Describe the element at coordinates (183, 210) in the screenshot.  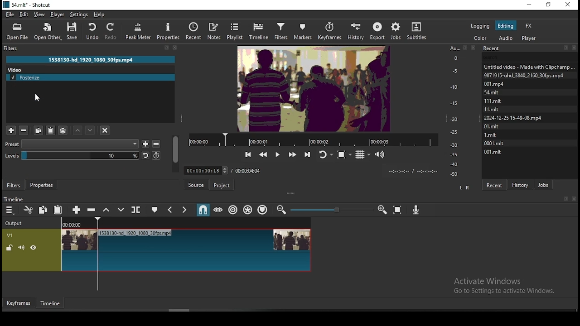
I see `next marker` at that location.